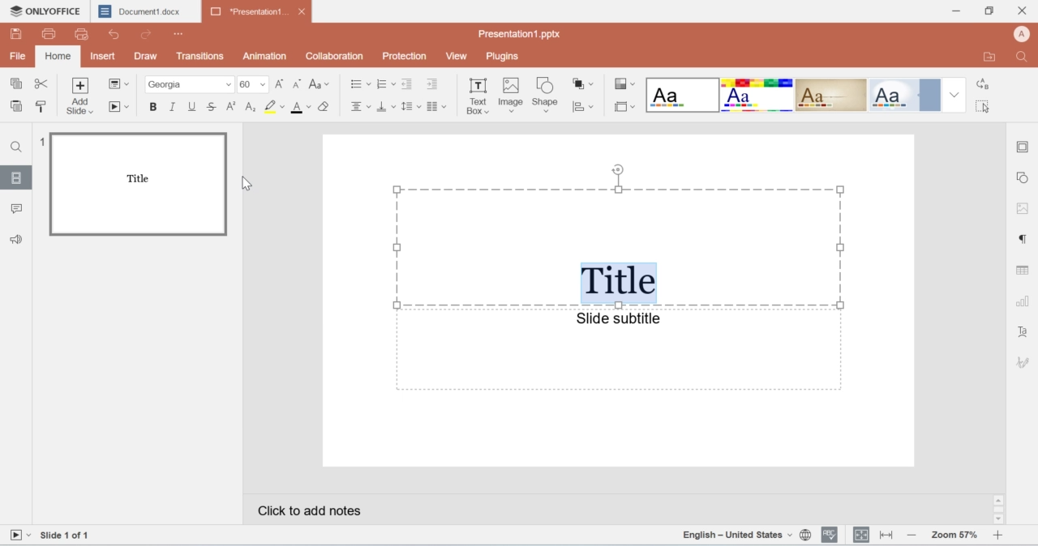  Describe the element at coordinates (19, 535) in the screenshot. I see `video button` at that location.